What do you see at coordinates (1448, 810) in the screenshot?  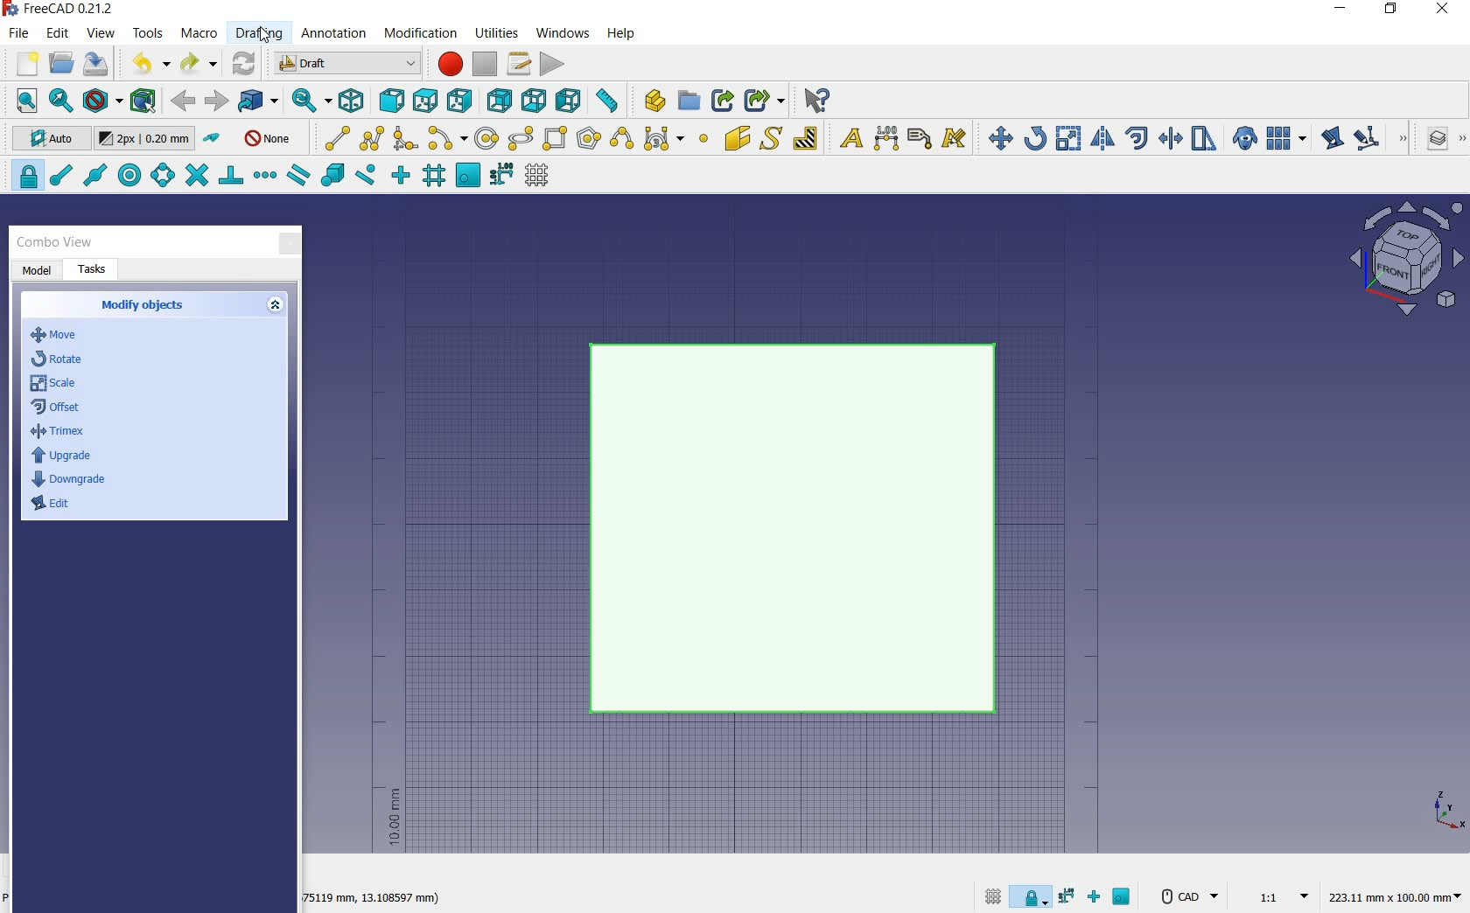 I see `xyz point` at bounding box center [1448, 810].